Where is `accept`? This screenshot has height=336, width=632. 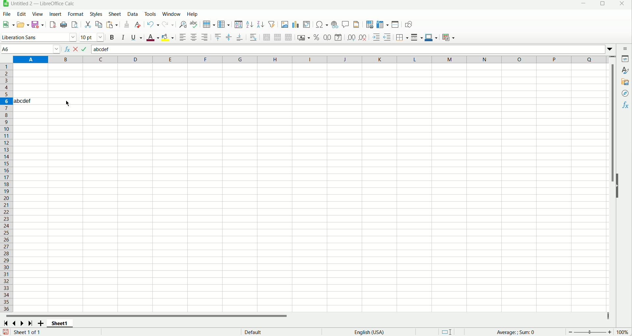 accept is located at coordinates (85, 49).